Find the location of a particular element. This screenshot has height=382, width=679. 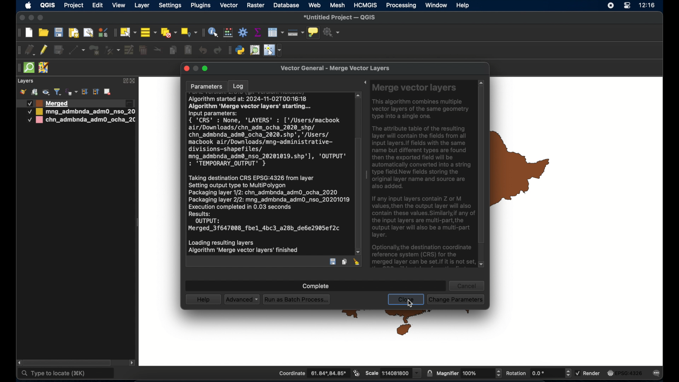

close is located at coordinates (186, 69).